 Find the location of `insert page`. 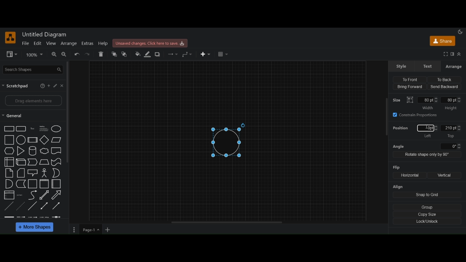

insert page is located at coordinates (108, 230).